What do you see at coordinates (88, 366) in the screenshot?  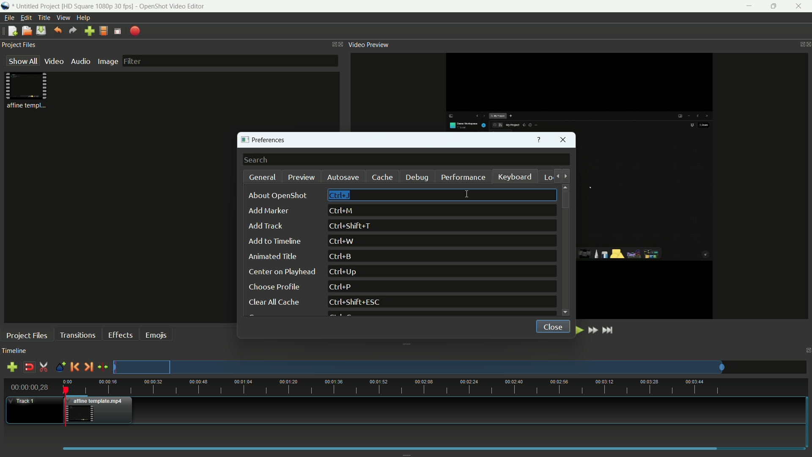 I see `next marker` at bounding box center [88, 366].